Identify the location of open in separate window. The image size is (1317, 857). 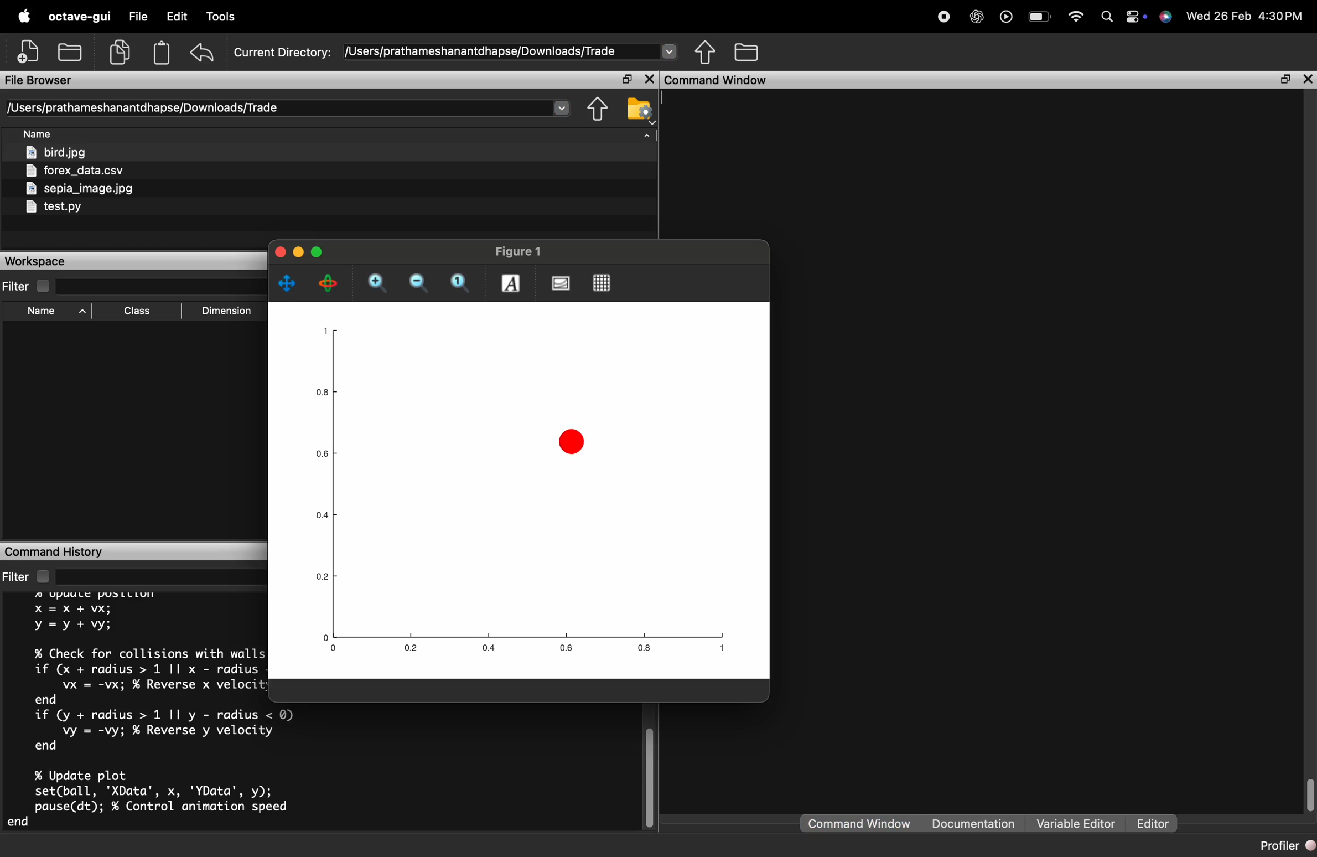
(1284, 79).